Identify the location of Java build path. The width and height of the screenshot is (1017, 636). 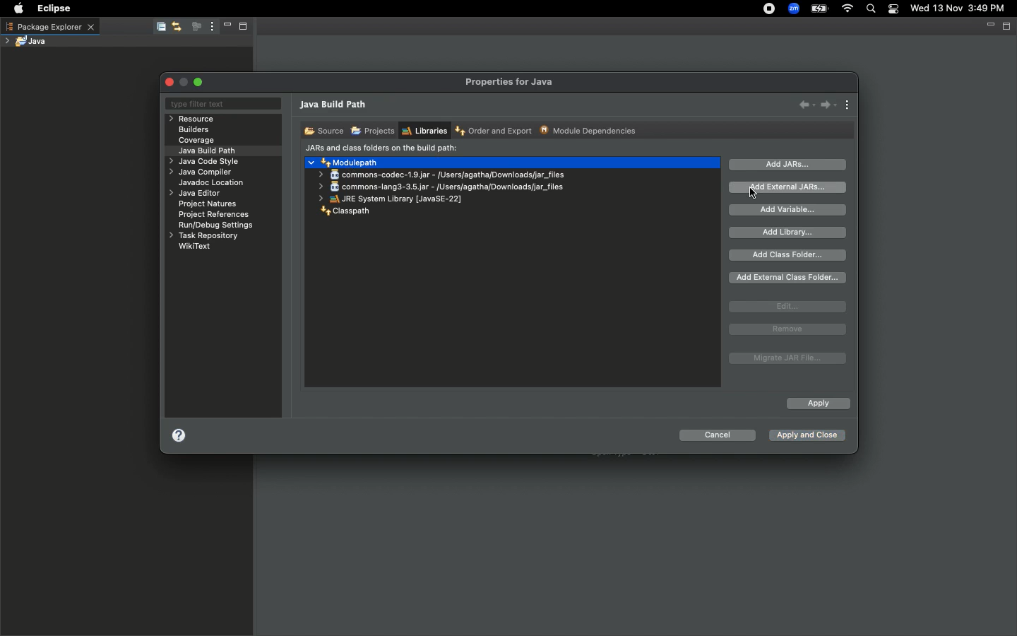
(335, 106).